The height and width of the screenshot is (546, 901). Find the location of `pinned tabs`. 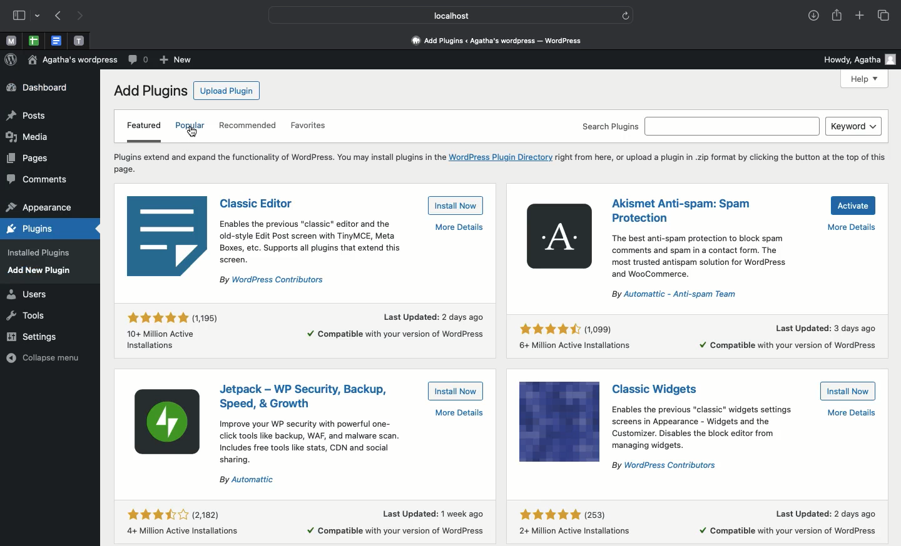

pinned tabs is located at coordinates (34, 41).